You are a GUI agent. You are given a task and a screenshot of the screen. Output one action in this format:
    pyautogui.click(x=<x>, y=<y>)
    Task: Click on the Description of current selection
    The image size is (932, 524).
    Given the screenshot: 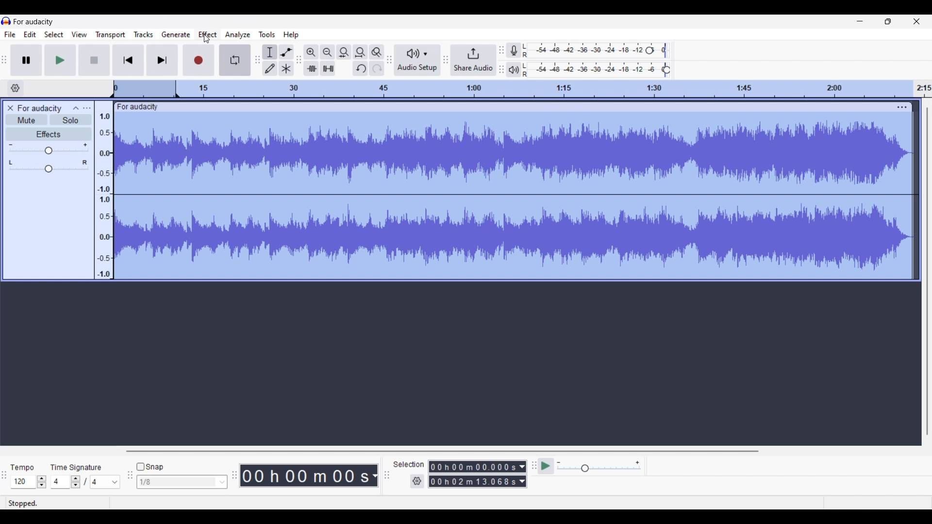 What is the action you would take?
    pyautogui.click(x=176, y=504)
    